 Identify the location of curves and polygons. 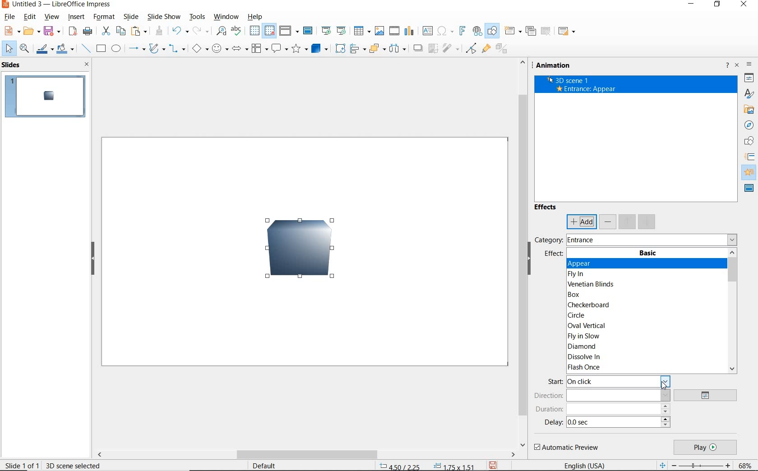
(157, 50).